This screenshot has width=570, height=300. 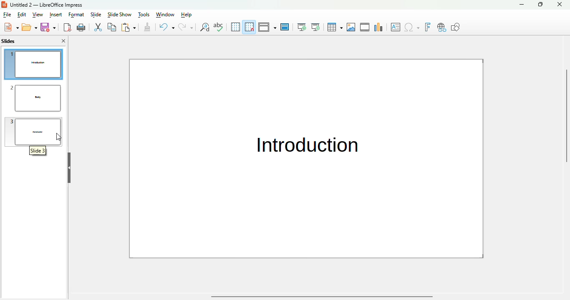 I want to click on cursor, so click(x=58, y=137).